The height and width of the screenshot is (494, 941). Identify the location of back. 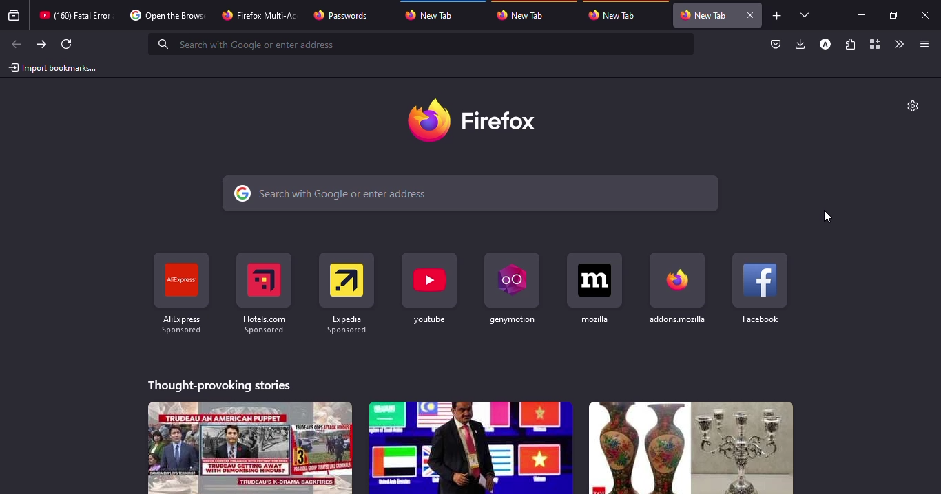
(16, 44).